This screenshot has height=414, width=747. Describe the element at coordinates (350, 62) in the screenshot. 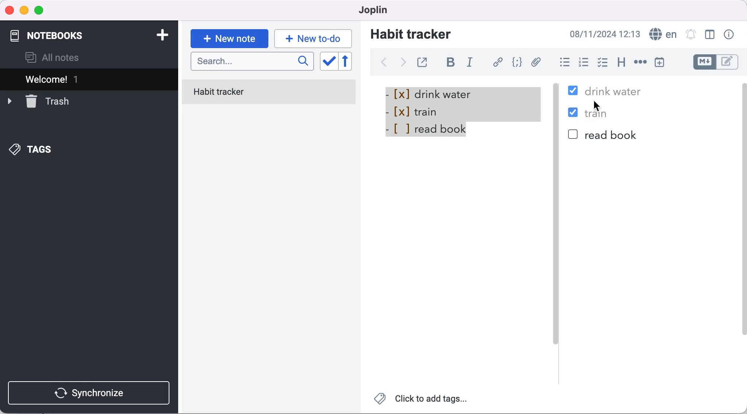

I see `reverse sort order` at that location.